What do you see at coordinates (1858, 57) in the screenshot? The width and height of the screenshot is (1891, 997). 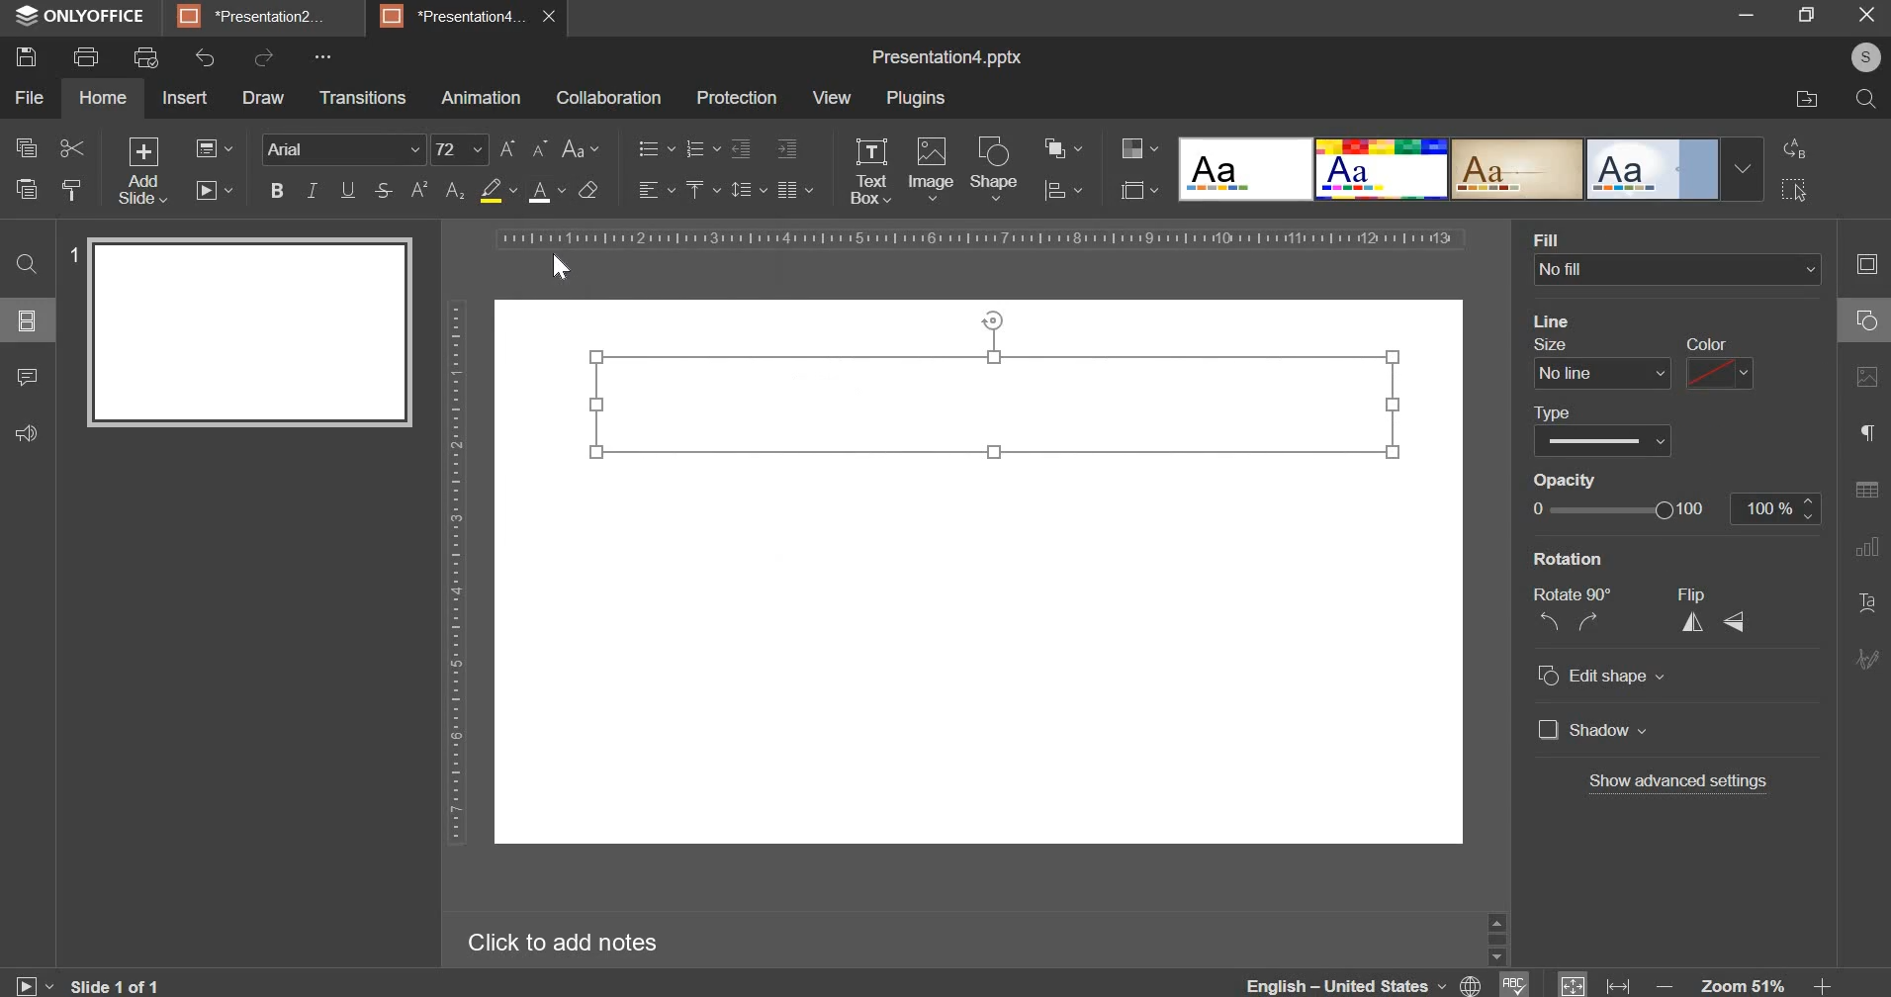 I see `Profile photo` at bounding box center [1858, 57].